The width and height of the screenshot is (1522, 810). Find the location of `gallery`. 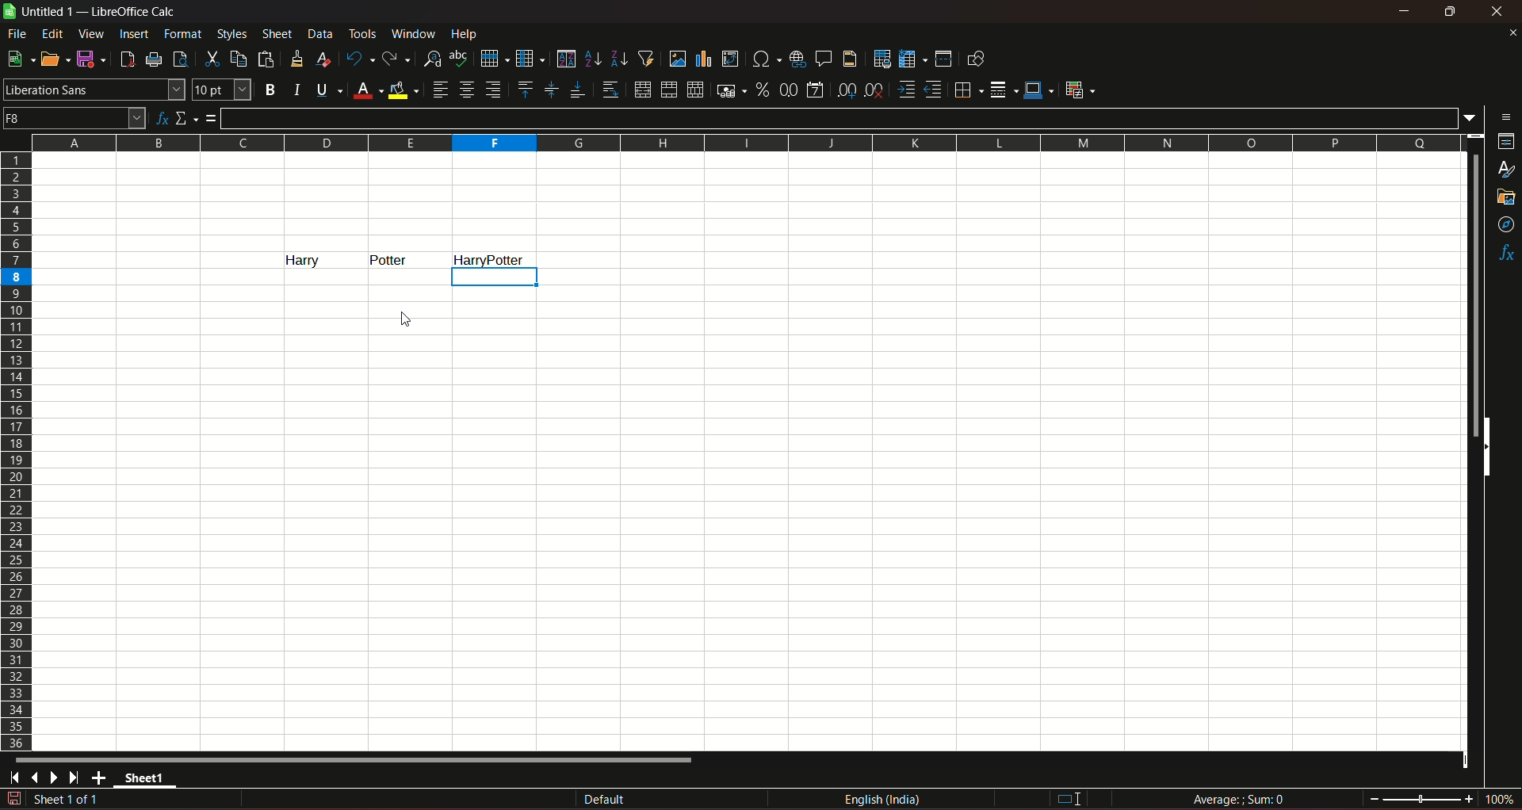

gallery is located at coordinates (1505, 197).